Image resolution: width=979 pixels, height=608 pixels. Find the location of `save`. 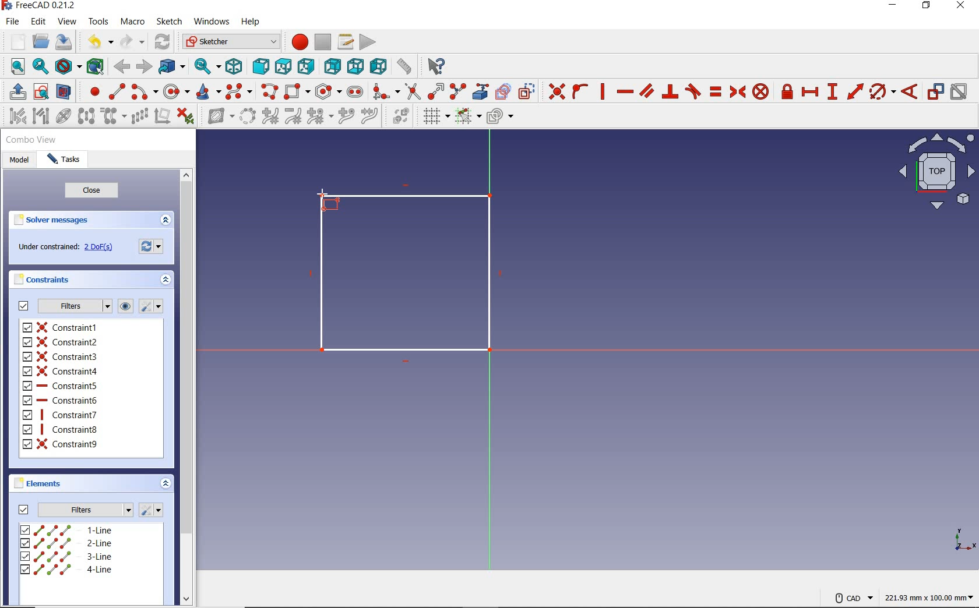

save is located at coordinates (66, 43).